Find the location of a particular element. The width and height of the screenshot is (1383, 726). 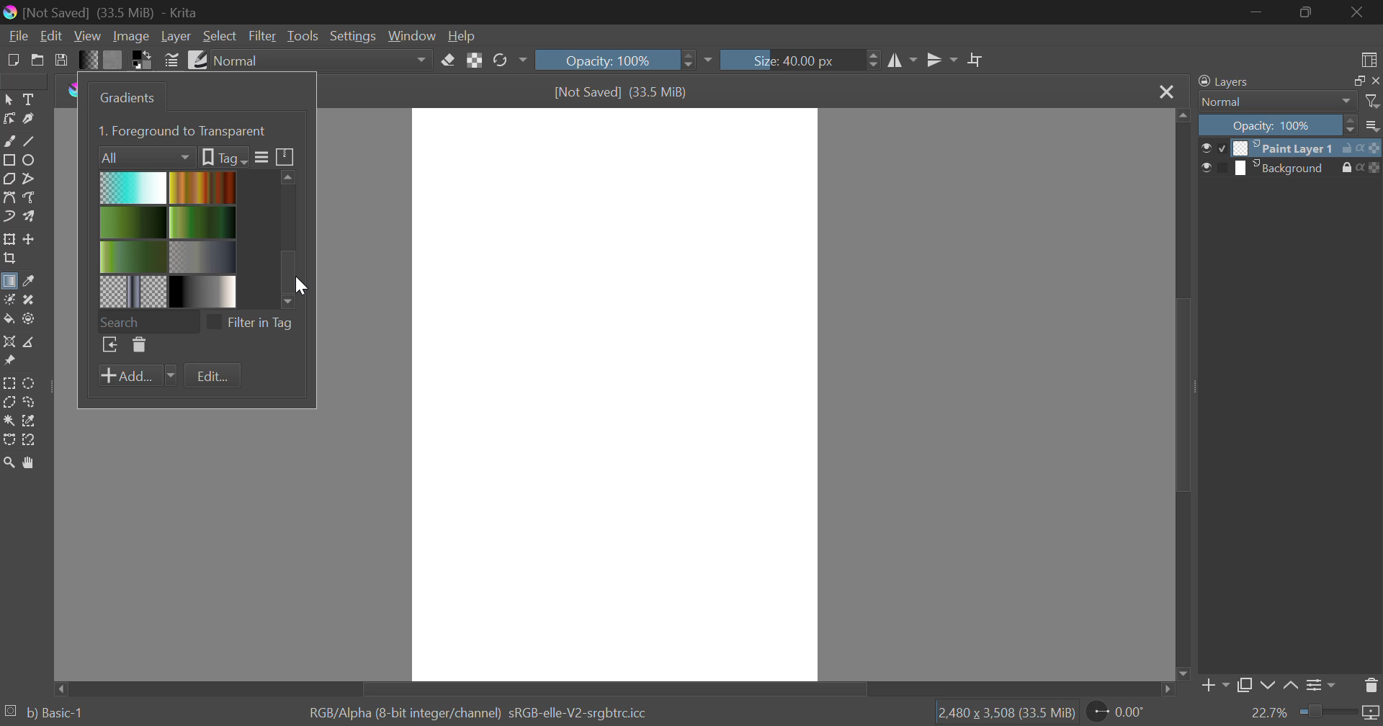

Tag is located at coordinates (223, 157).